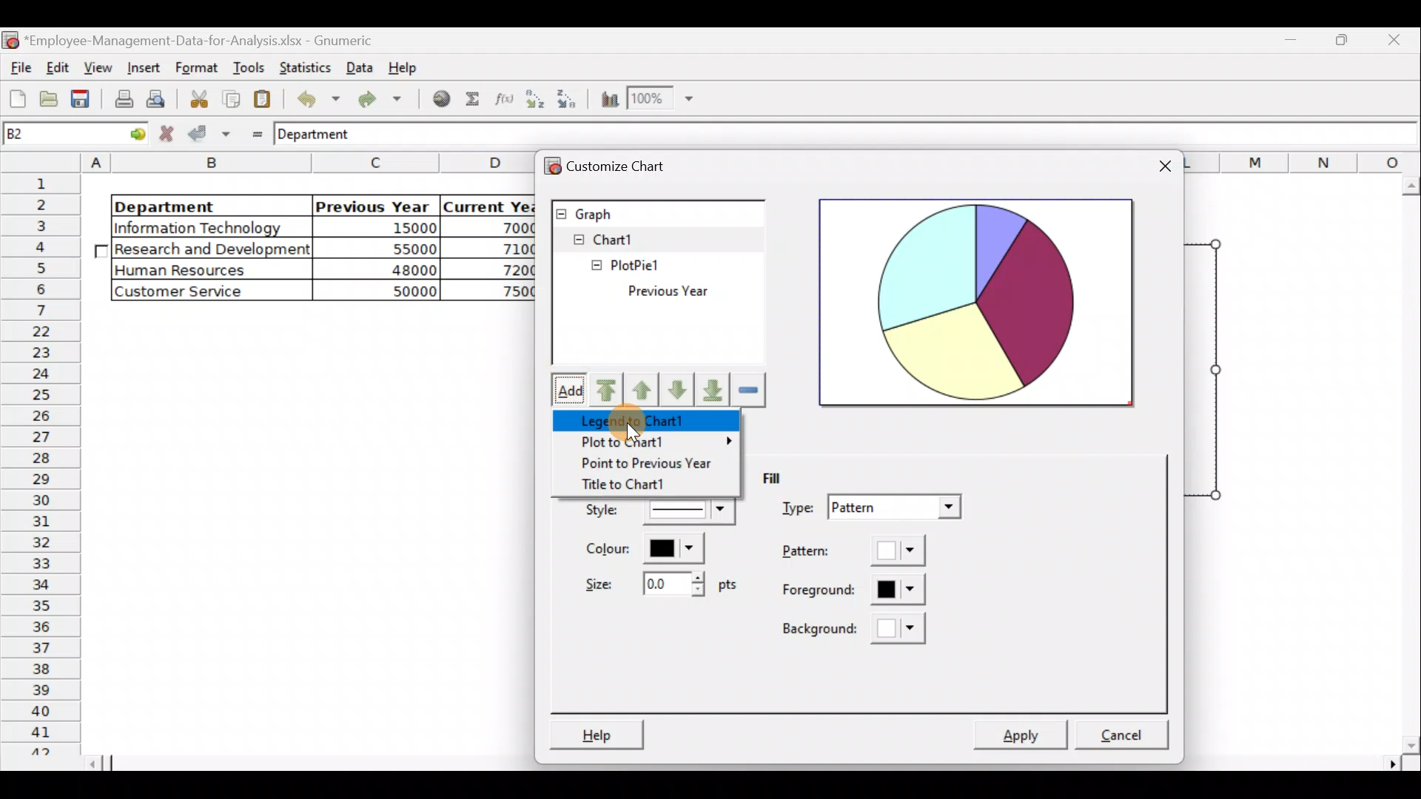 The width and height of the screenshot is (1421, 799). I want to click on Insert a chart, so click(608, 100).